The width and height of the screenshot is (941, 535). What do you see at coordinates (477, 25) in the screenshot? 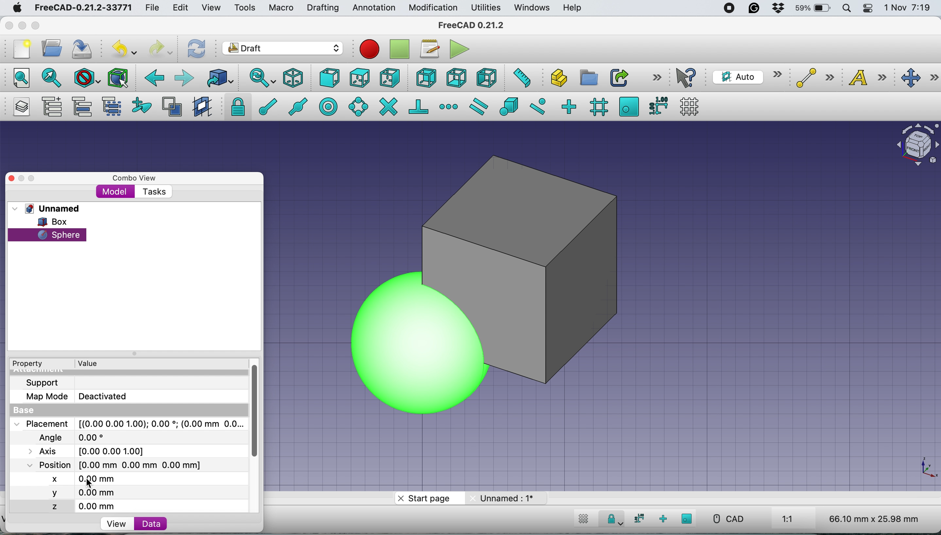
I see `freecad` at bounding box center [477, 25].